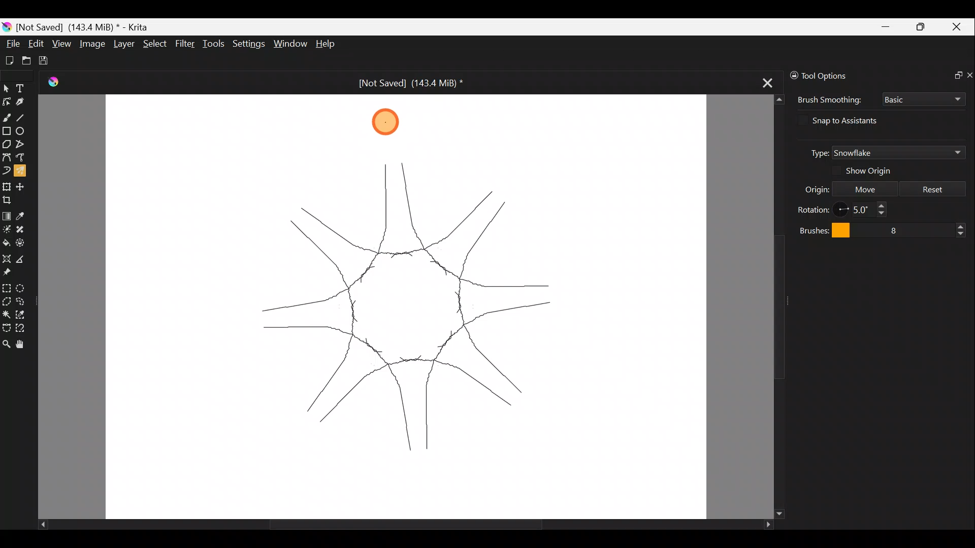 This screenshot has width=975, height=548. What do you see at coordinates (6, 243) in the screenshot?
I see `Fill a contiguous area of color with color` at bounding box center [6, 243].